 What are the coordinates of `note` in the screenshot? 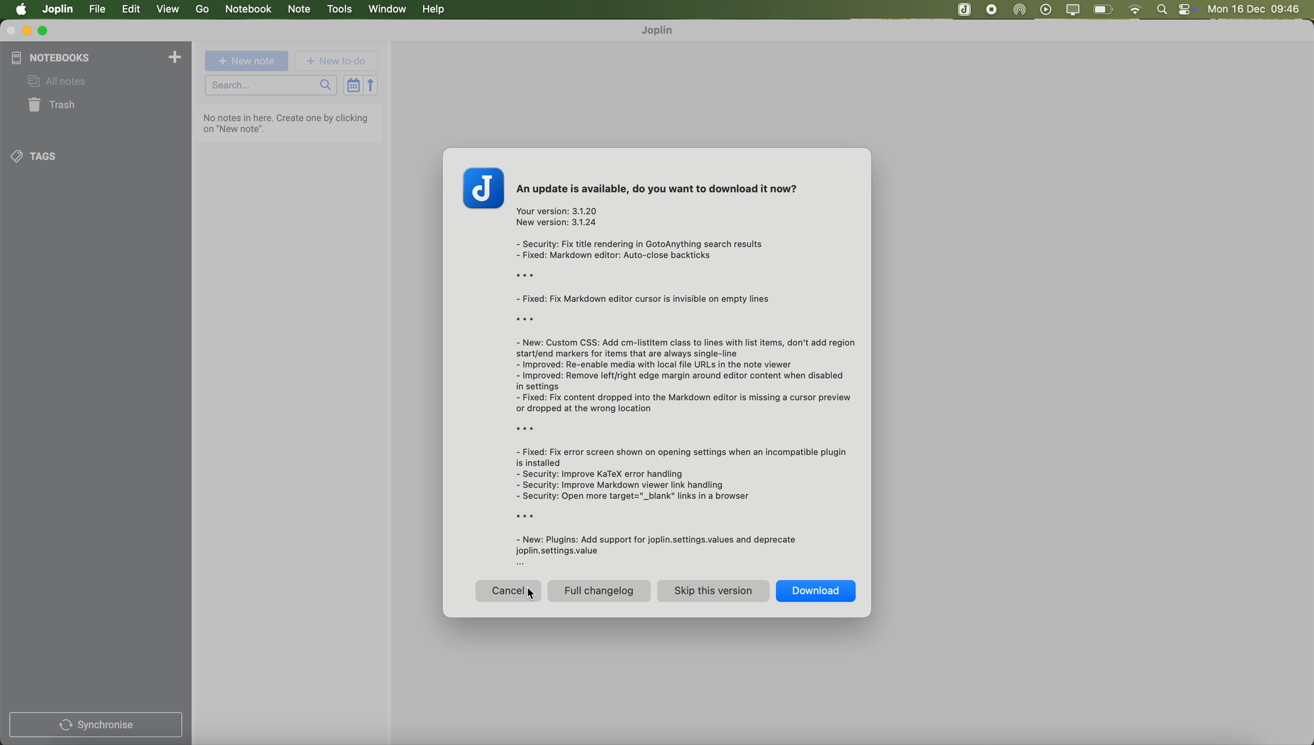 It's located at (300, 10).